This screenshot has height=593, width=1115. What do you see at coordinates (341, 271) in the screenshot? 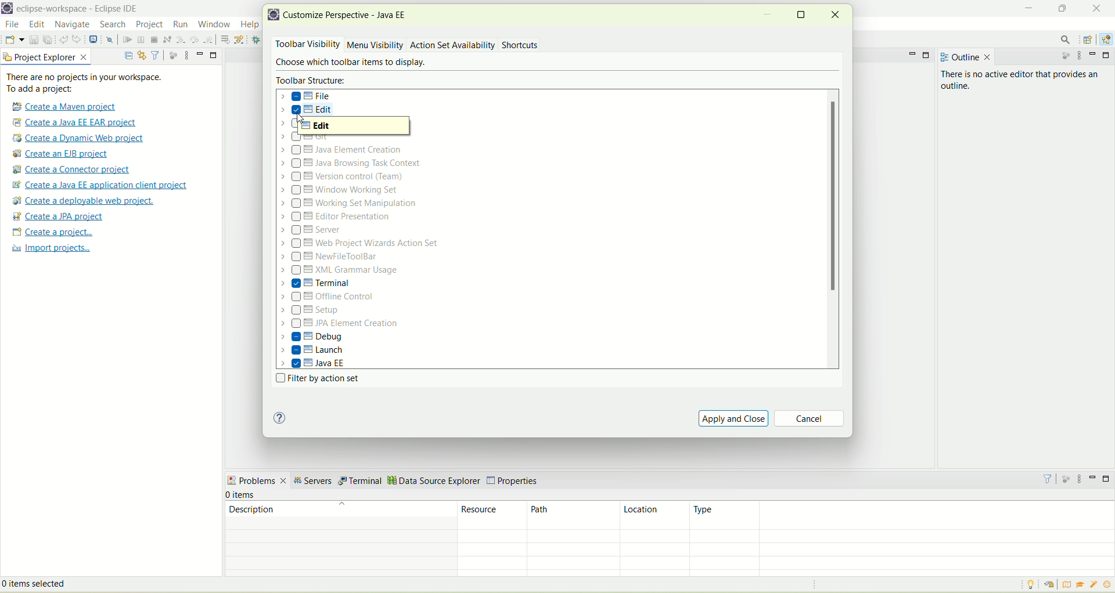
I see `XML grammar uasage` at bounding box center [341, 271].